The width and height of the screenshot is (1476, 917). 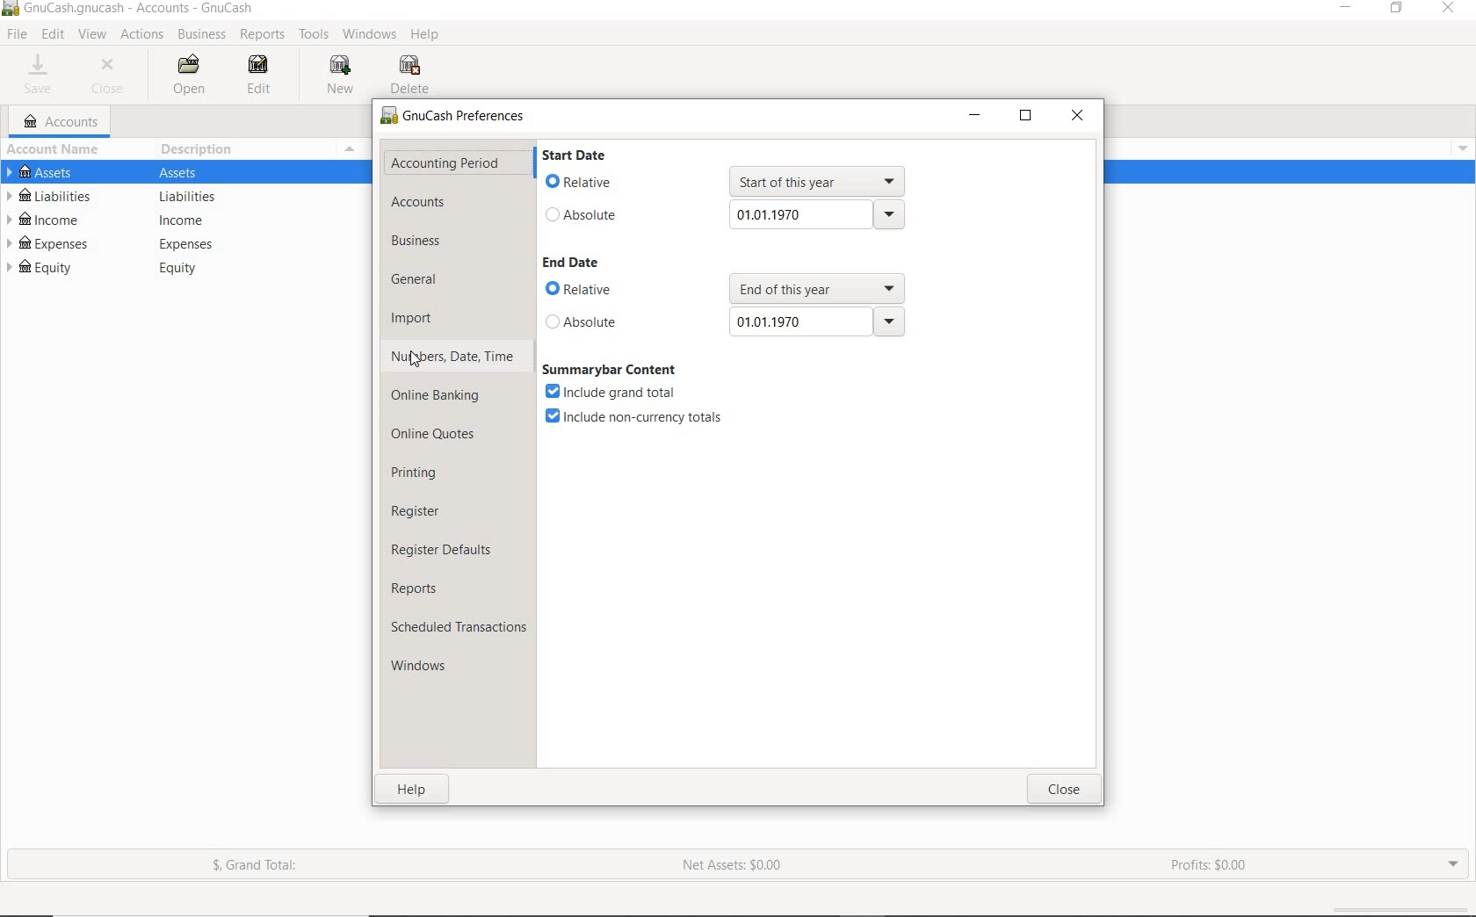 I want to click on start date, so click(x=591, y=157).